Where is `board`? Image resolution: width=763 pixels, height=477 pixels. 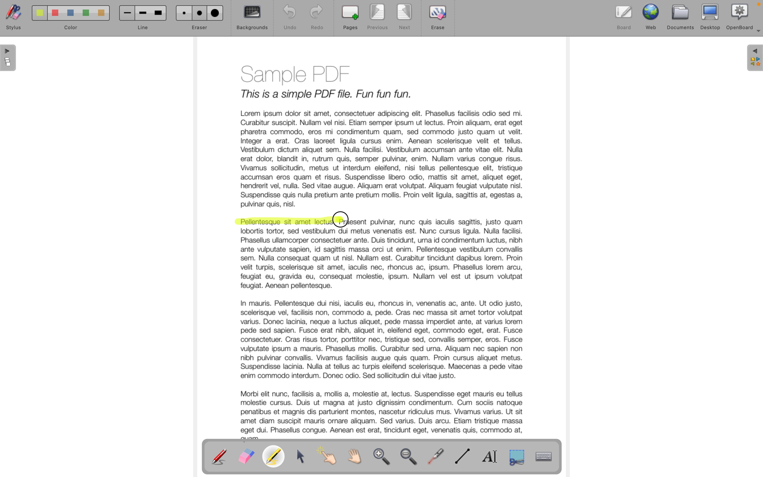 board is located at coordinates (624, 16).